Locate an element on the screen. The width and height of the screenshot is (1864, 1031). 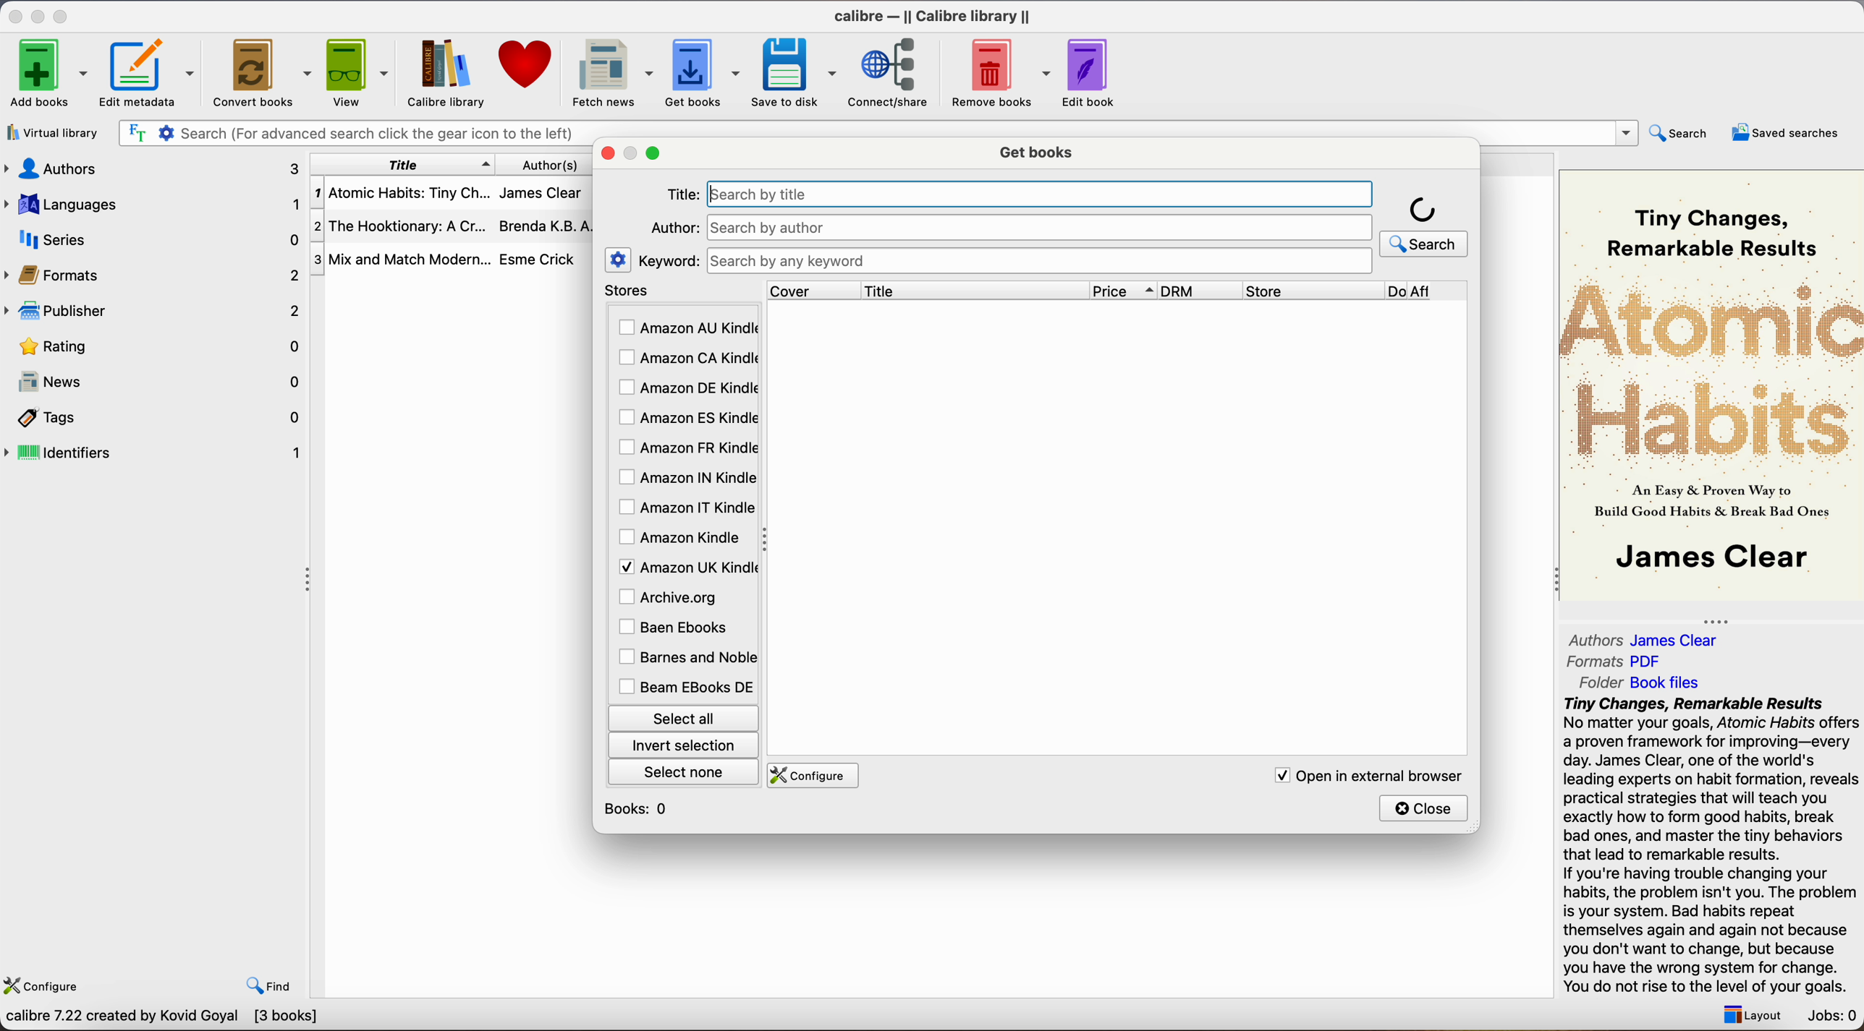
folder Book files is located at coordinates (1641, 682).